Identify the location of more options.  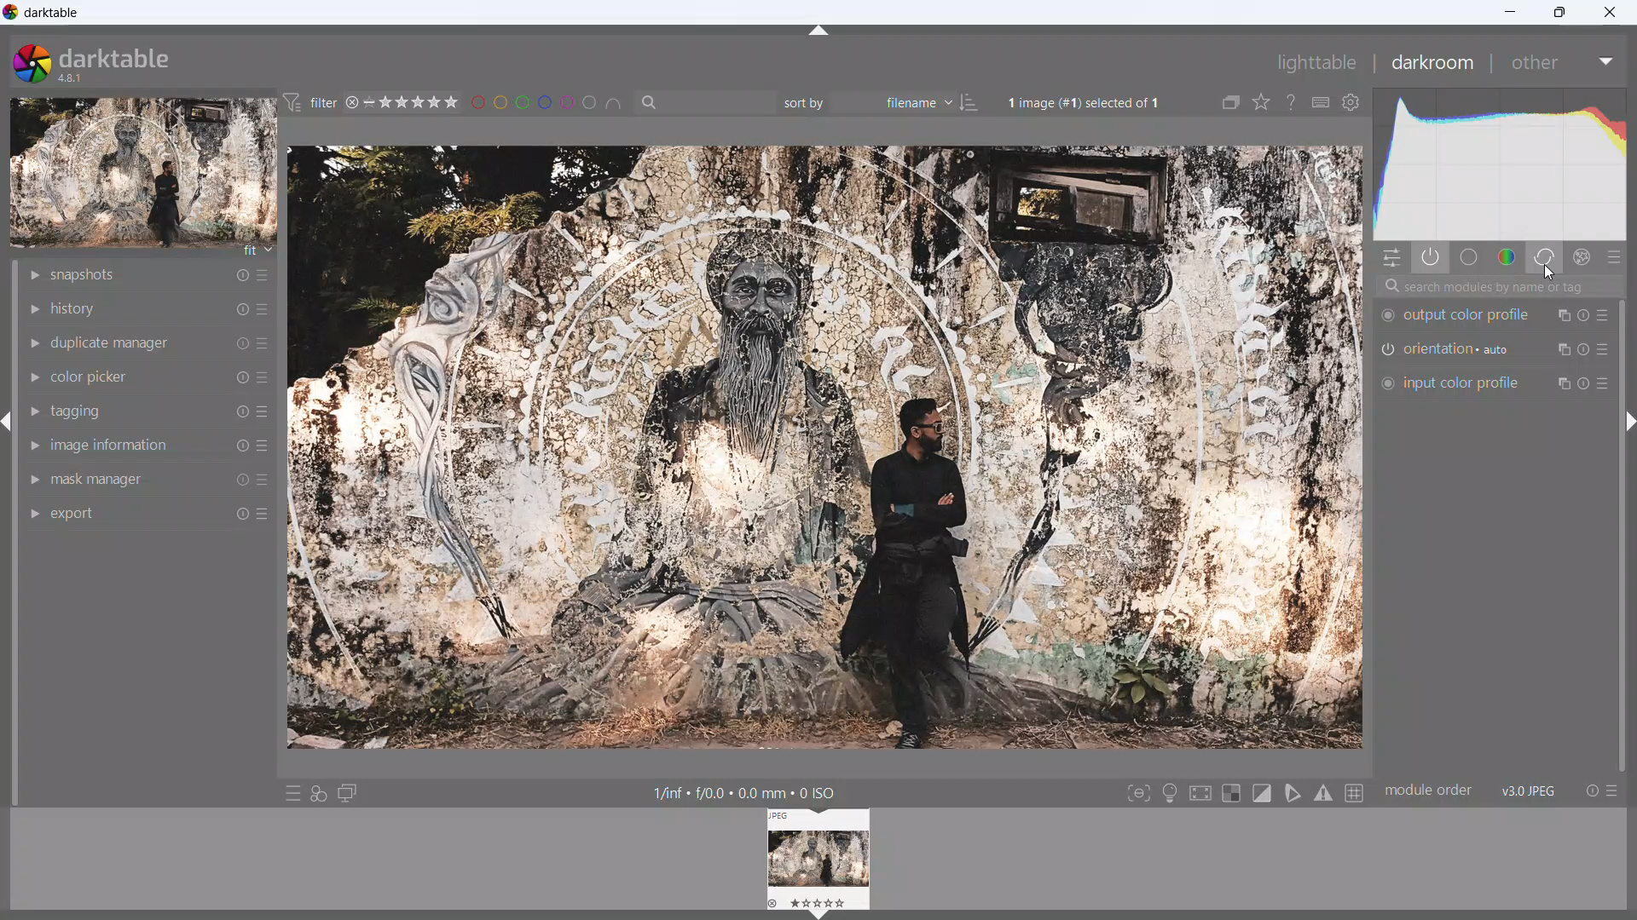
(265, 307).